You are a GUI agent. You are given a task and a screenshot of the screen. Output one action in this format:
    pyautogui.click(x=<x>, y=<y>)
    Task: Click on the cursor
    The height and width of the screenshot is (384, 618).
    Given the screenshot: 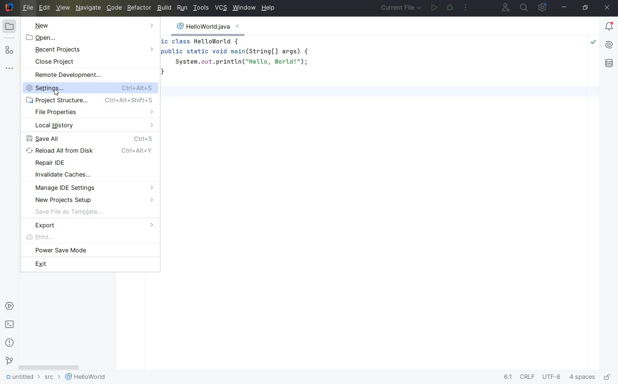 What is the action you would take?
    pyautogui.click(x=59, y=92)
    